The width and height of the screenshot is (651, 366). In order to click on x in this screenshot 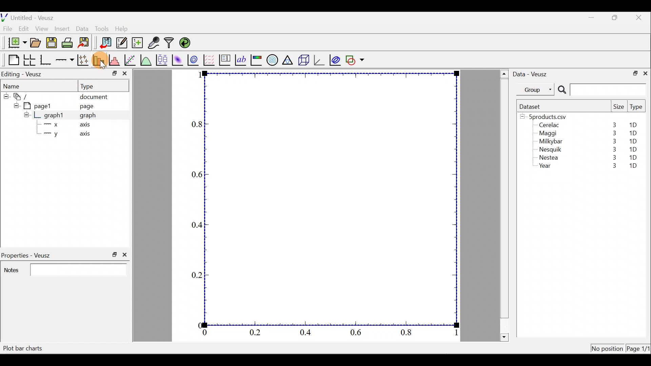, I will do `click(53, 124)`.